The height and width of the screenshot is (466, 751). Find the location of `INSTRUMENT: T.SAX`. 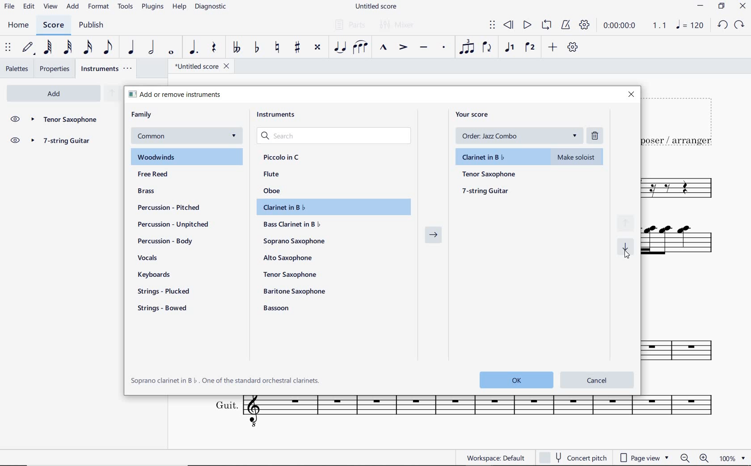

INSTRUMENT: T.SAX is located at coordinates (684, 344).